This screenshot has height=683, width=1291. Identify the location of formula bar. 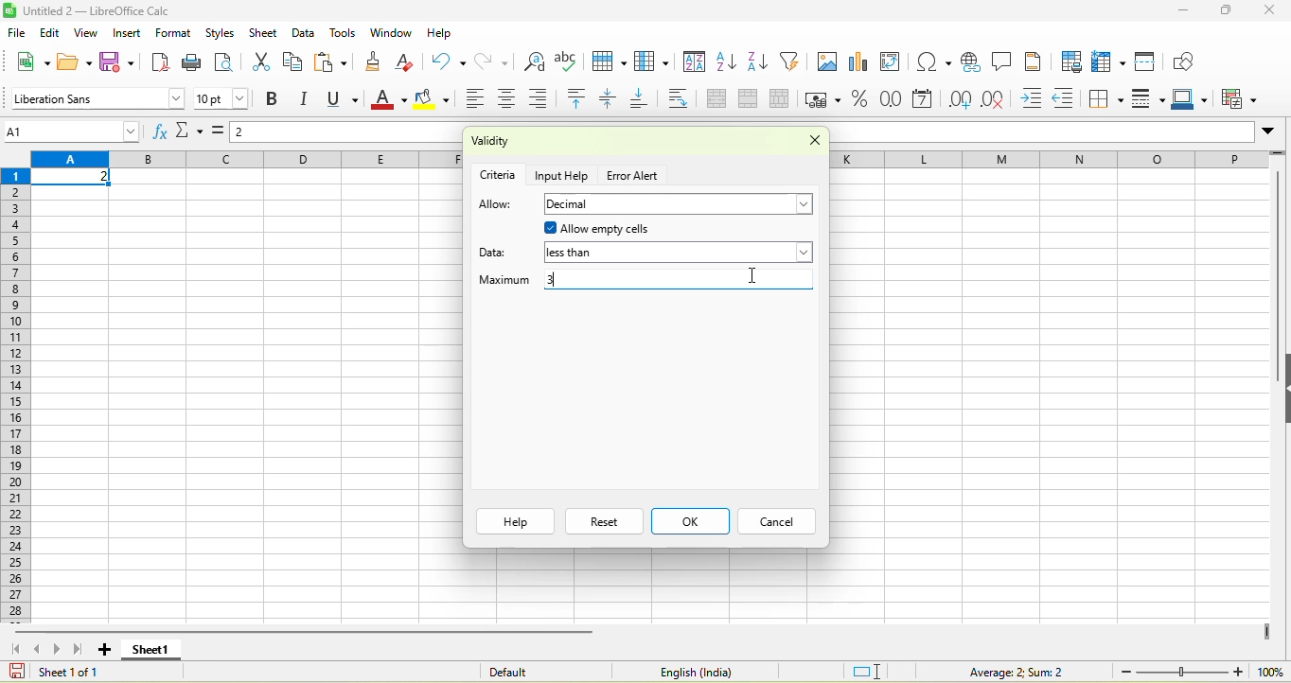
(348, 134).